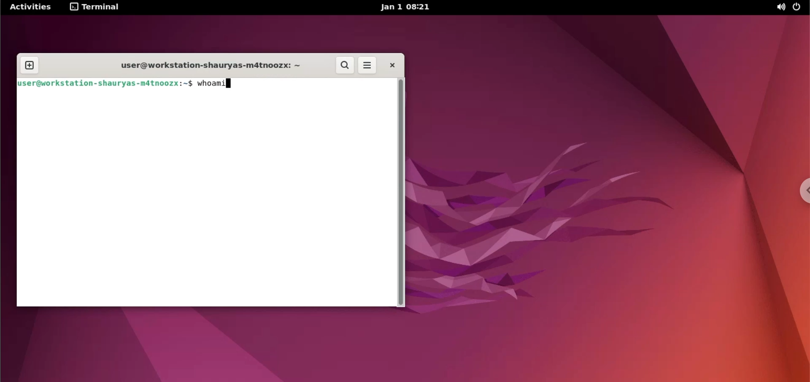  I want to click on power options, so click(799, 8).